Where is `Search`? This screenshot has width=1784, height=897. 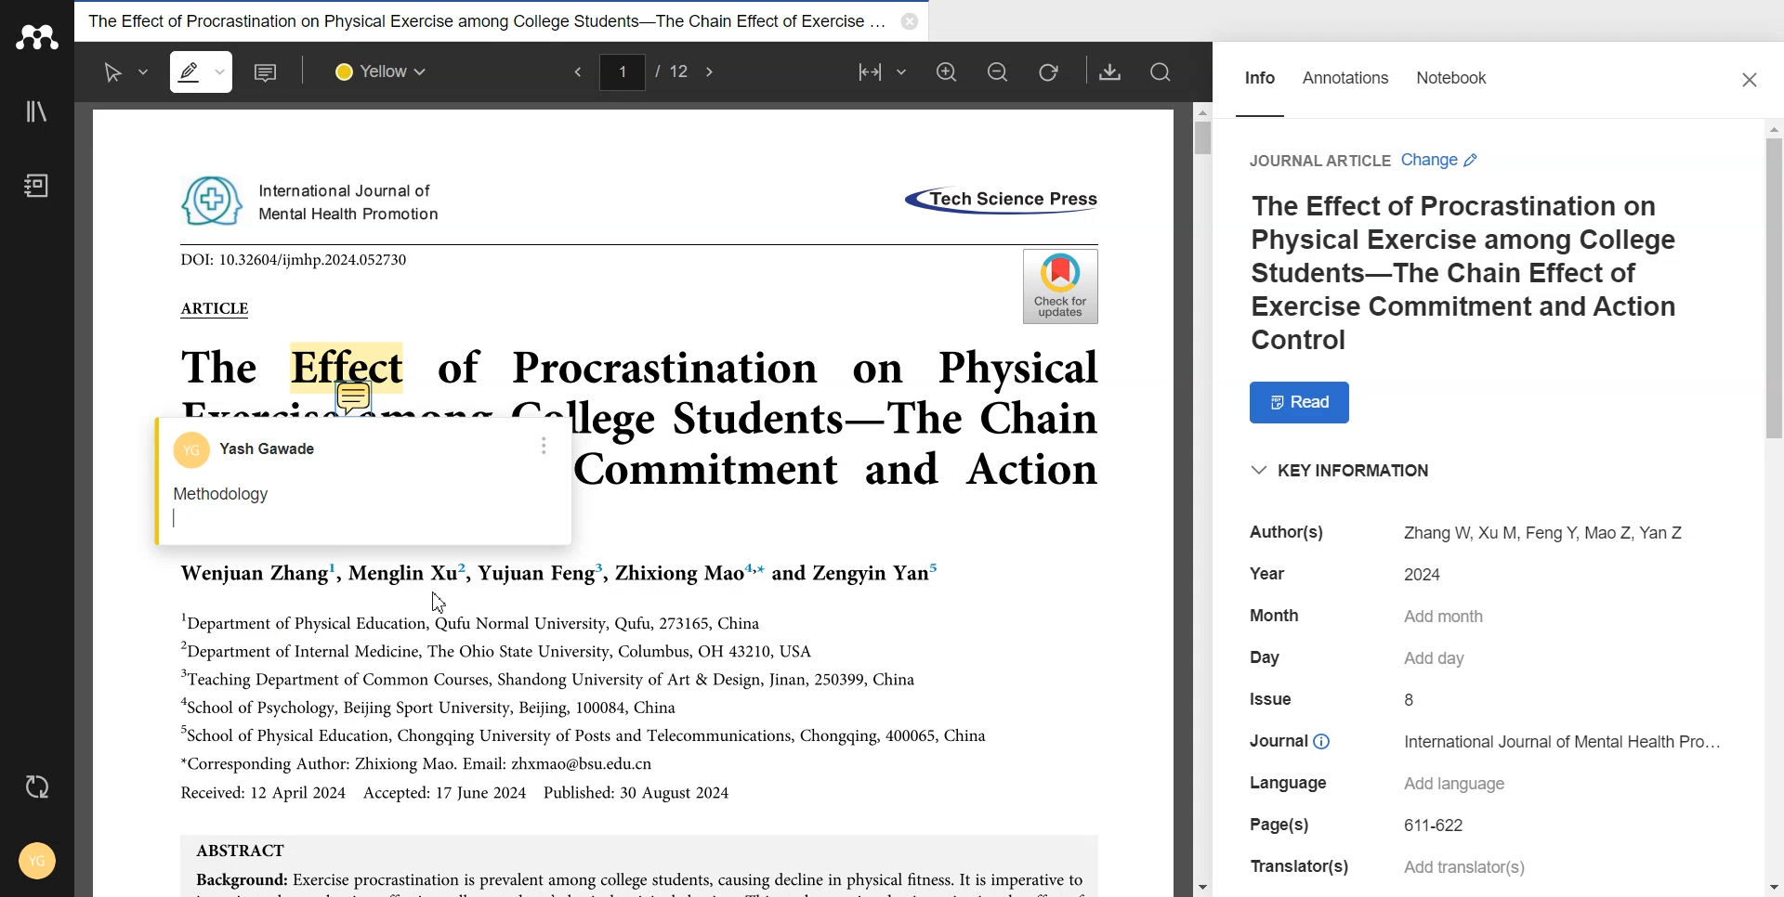
Search is located at coordinates (1162, 71).